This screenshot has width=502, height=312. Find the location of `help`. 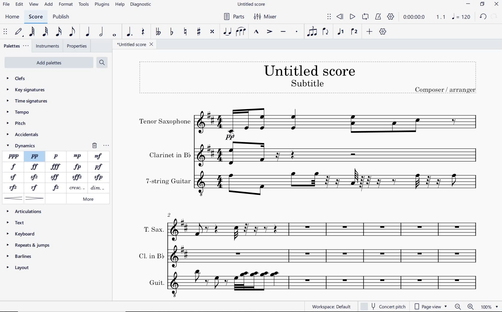

help is located at coordinates (119, 5).